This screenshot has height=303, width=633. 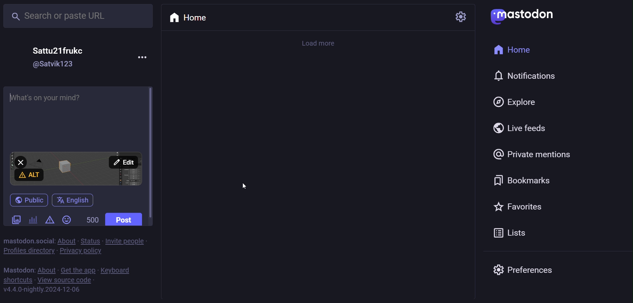 What do you see at coordinates (117, 270) in the screenshot?
I see `keyboard` at bounding box center [117, 270].